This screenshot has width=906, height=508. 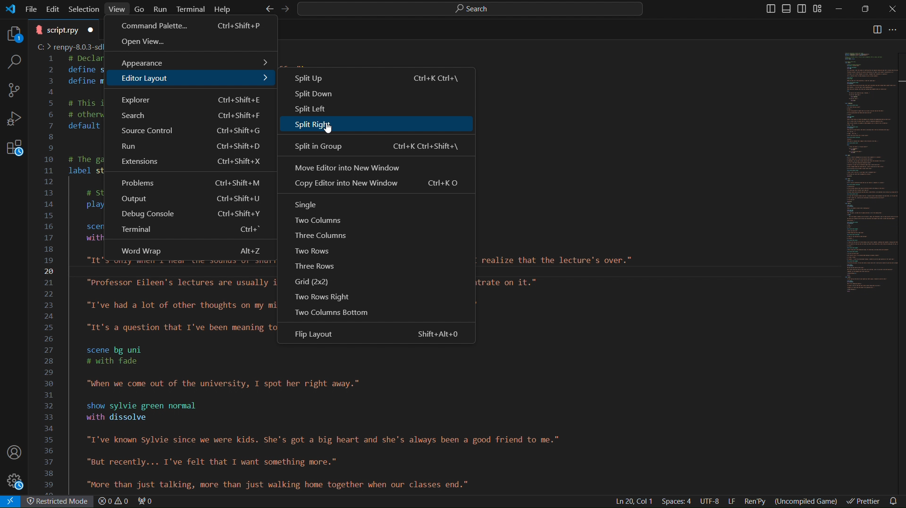 What do you see at coordinates (189, 132) in the screenshot?
I see `Source Control   ctrl+shift+G` at bounding box center [189, 132].